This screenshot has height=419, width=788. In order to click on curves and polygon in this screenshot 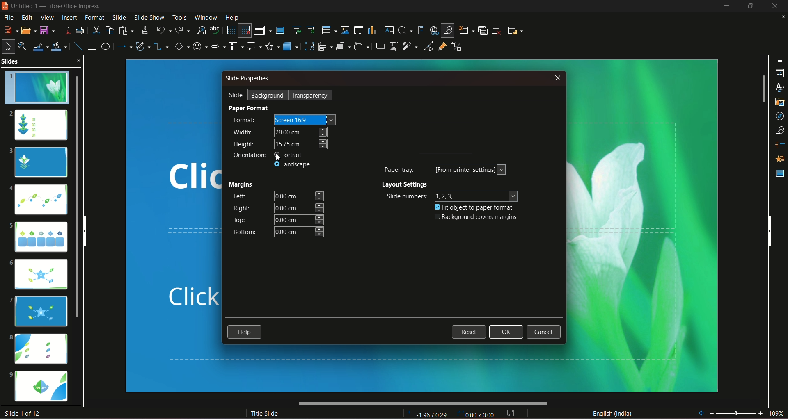, I will do `click(144, 47)`.